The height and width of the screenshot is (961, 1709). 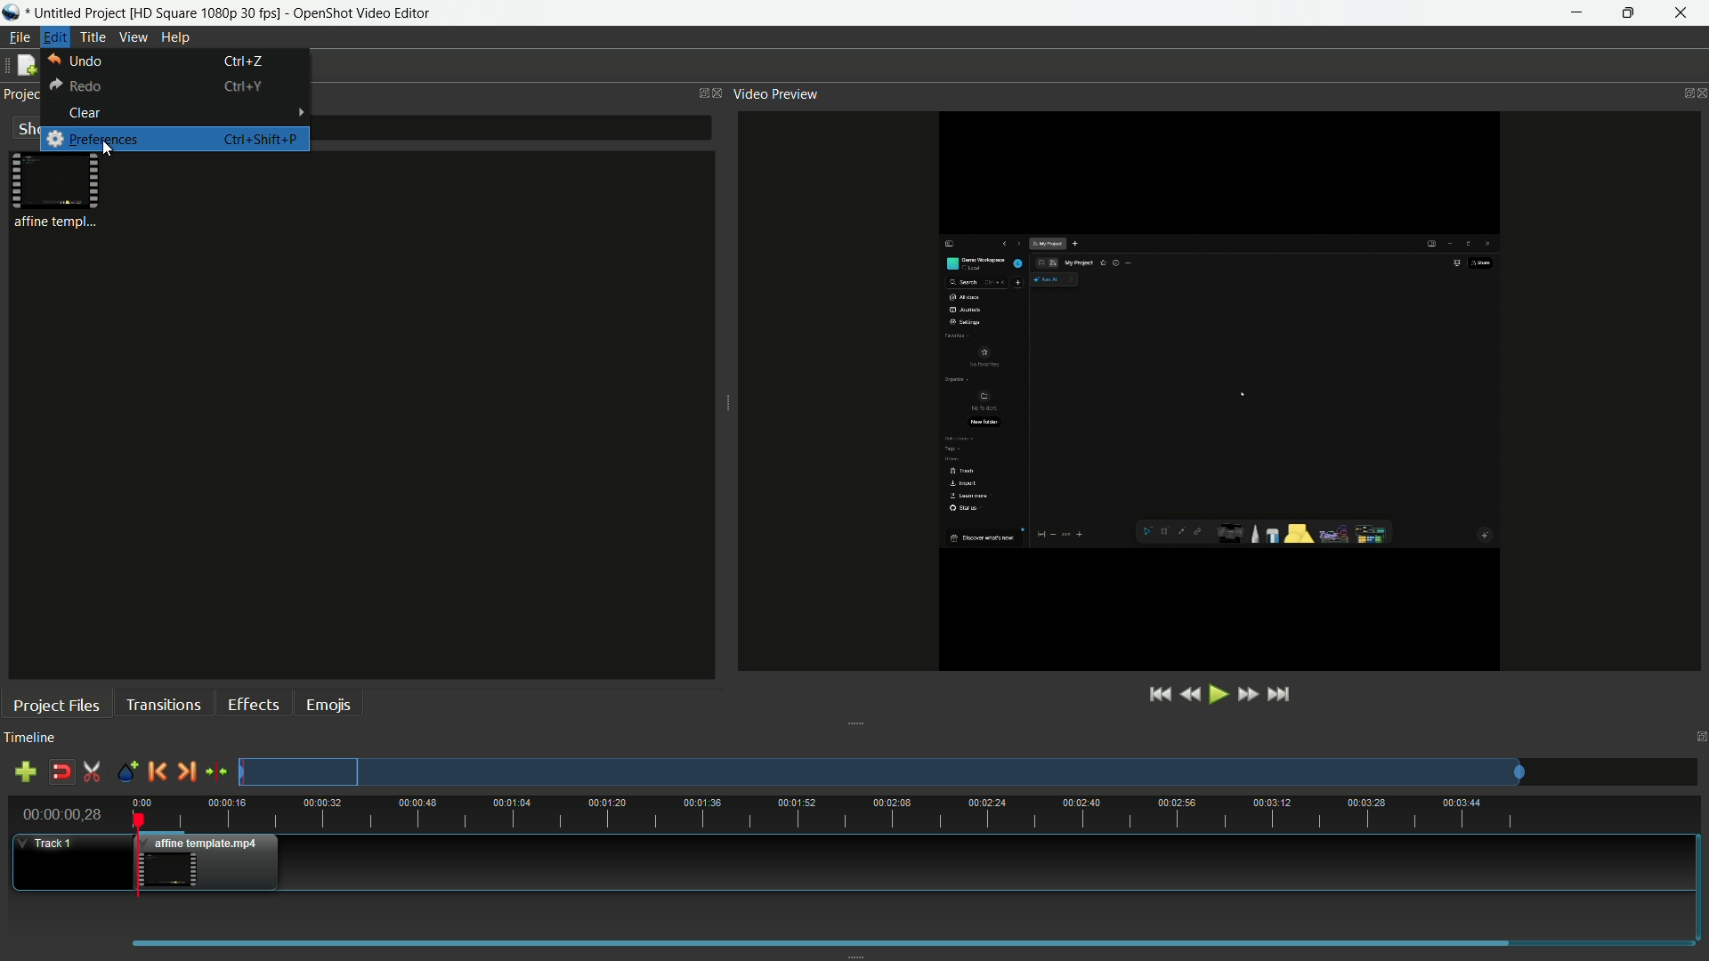 What do you see at coordinates (58, 194) in the screenshot?
I see `project file` at bounding box center [58, 194].